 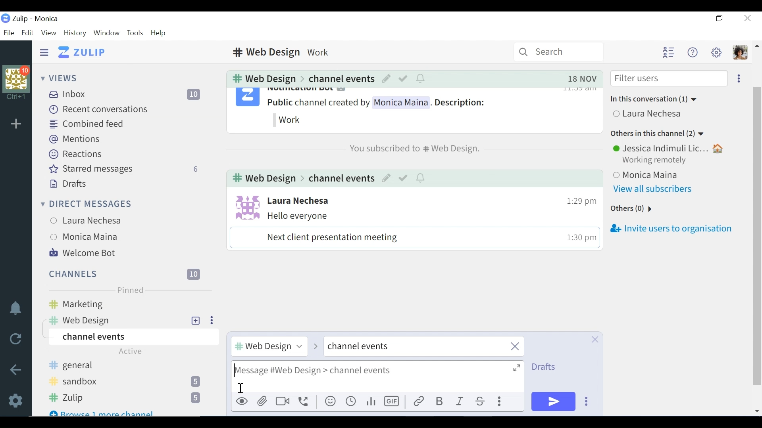 What do you see at coordinates (421, 178) in the screenshot?
I see `notification` at bounding box center [421, 178].